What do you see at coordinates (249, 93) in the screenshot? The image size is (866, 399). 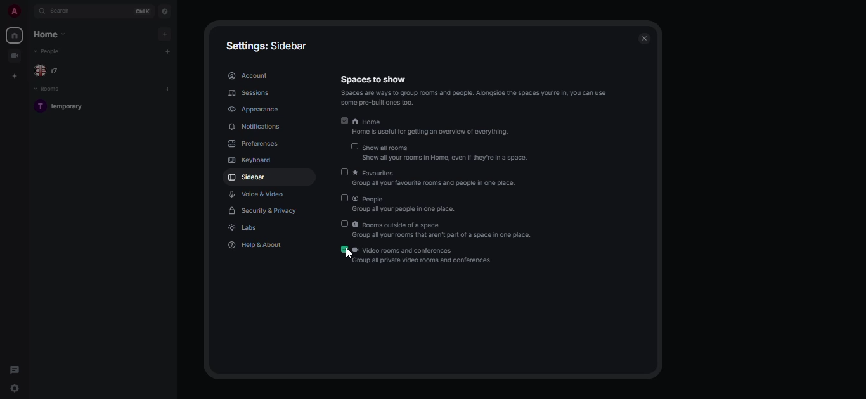 I see `sessions` at bounding box center [249, 93].